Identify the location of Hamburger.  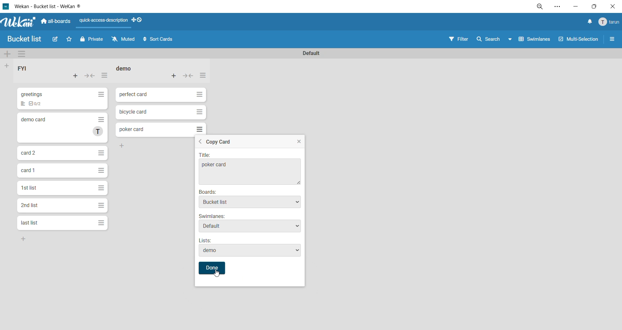
(198, 94).